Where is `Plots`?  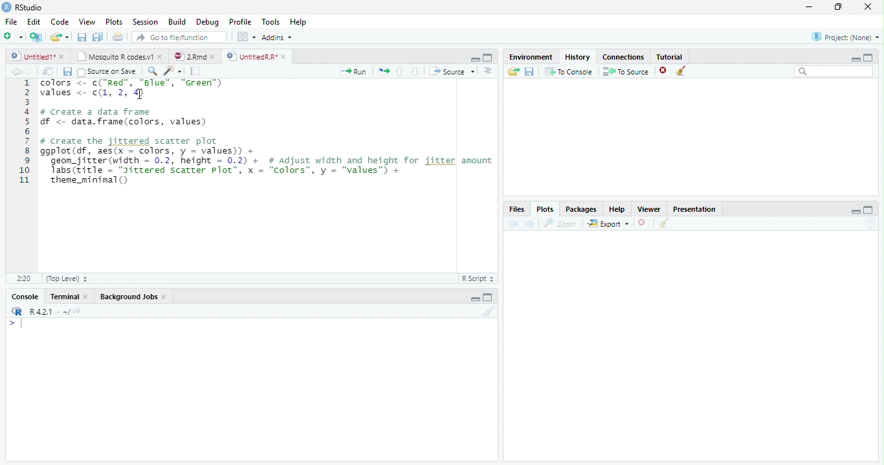
Plots is located at coordinates (115, 21).